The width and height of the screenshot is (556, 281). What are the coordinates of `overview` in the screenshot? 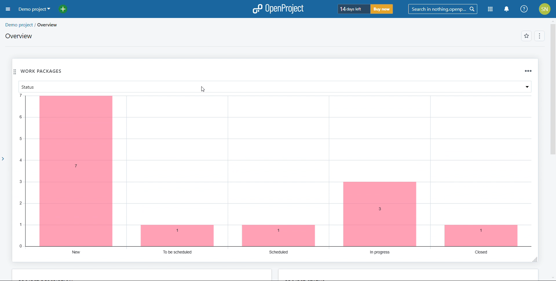 It's located at (20, 36).